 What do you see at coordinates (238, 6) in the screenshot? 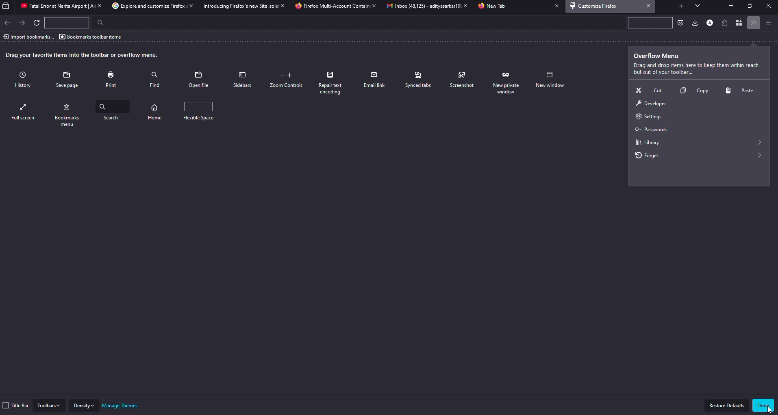
I see `tab` at bounding box center [238, 6].